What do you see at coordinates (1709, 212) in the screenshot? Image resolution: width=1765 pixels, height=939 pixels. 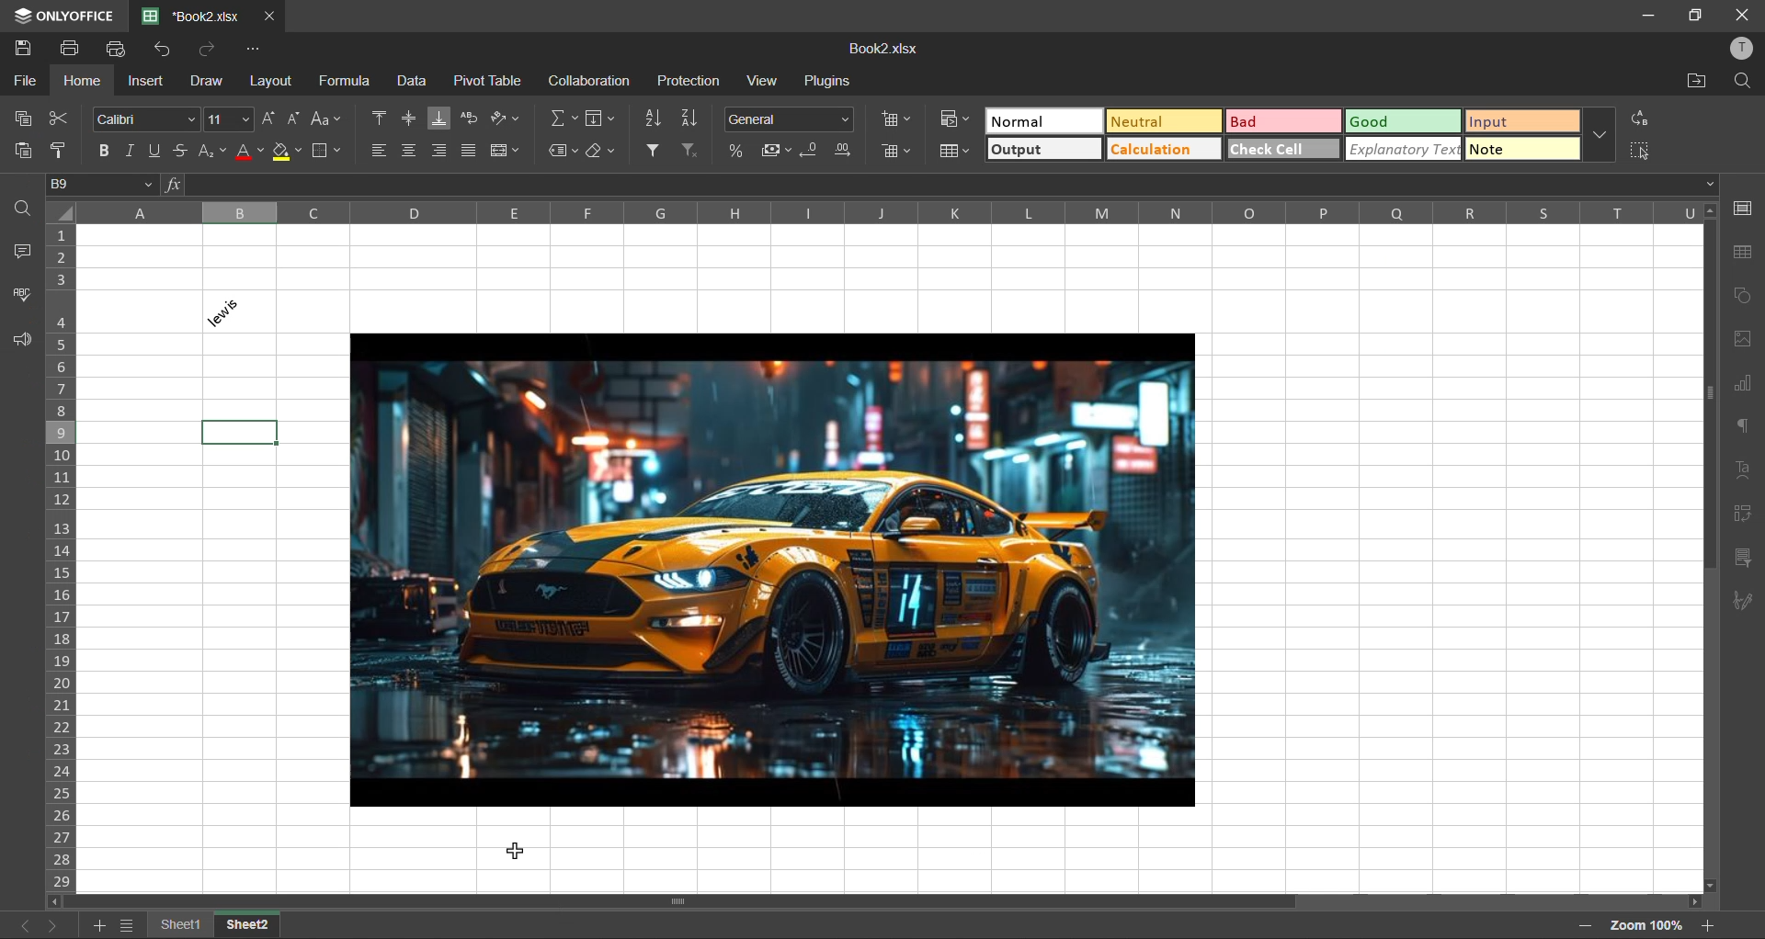 I see `scroll up` at bounding box center [1709, 212].